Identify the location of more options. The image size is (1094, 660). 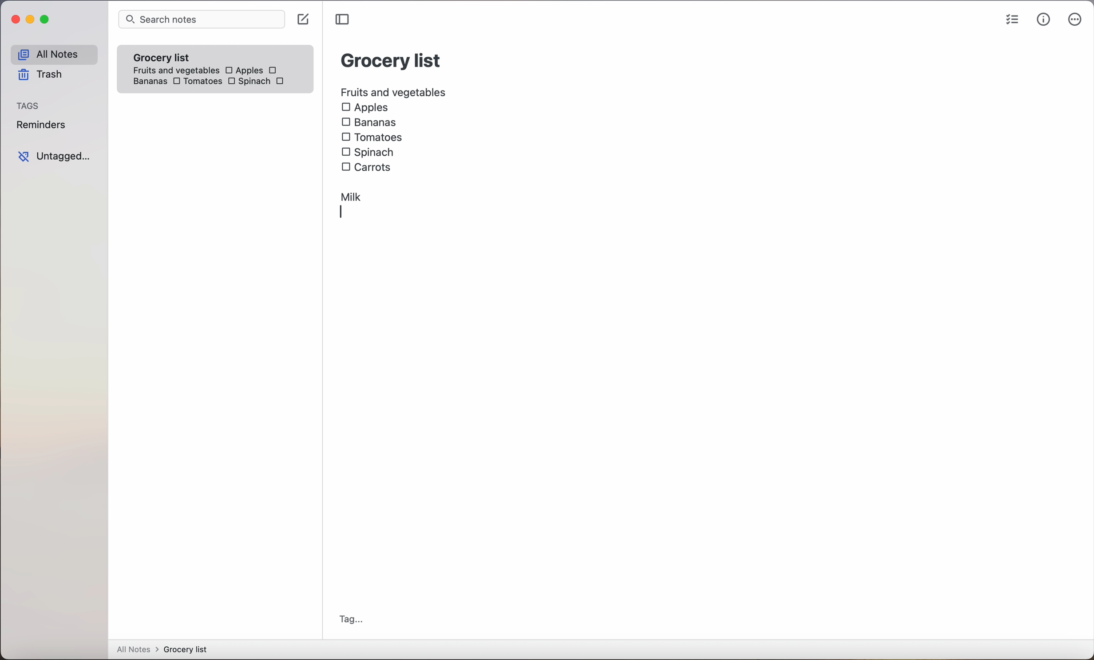
(1075, 21).